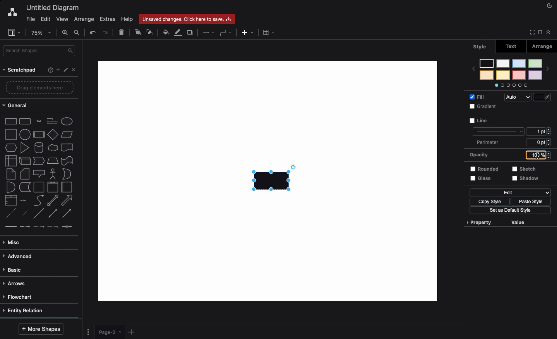  Describe the element at coordinates (24, 147) in the screenshot. I see `triangle` at that location.